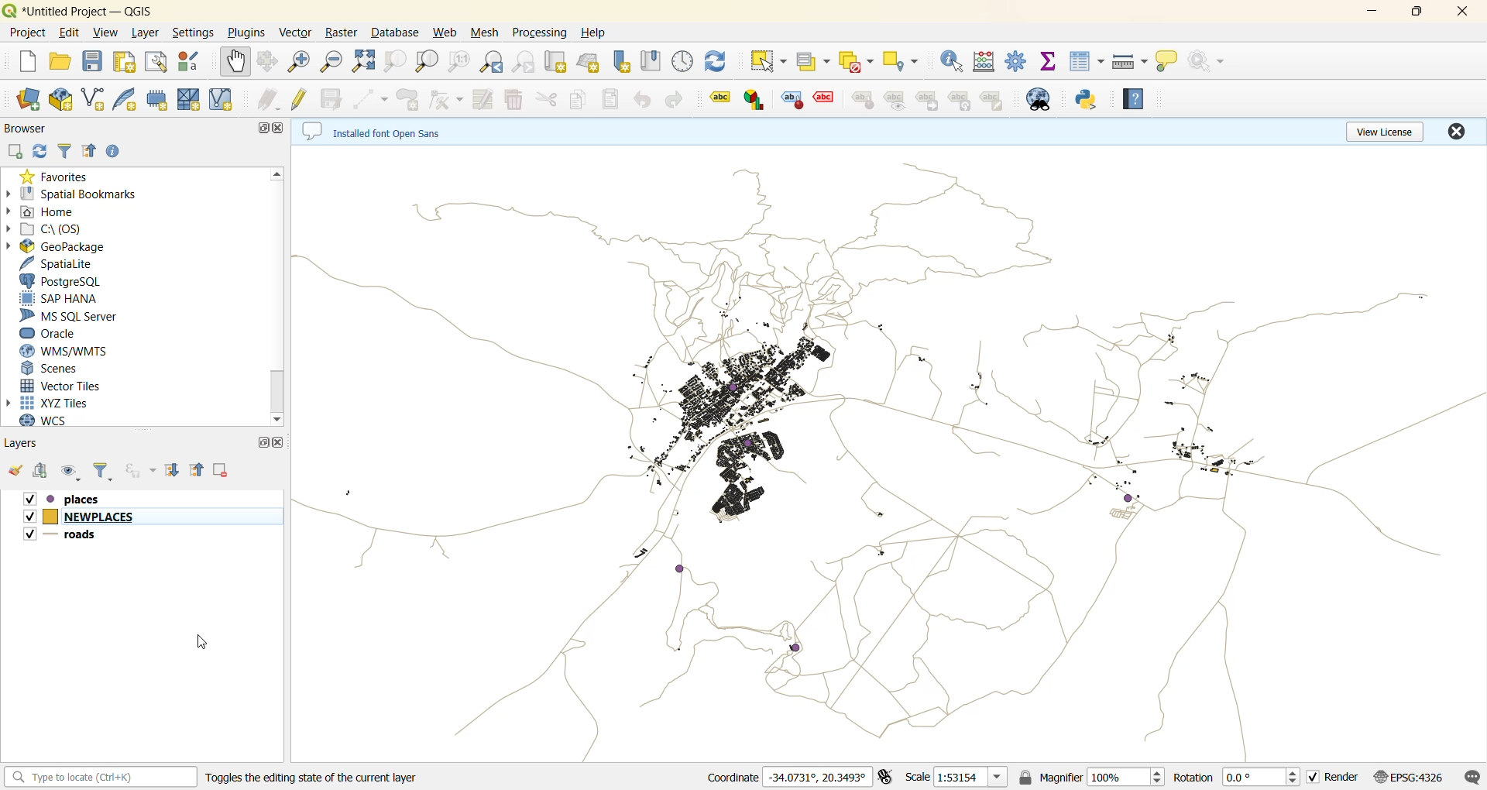 This screenshot has width=1487, height=790. Describe the element at coordinates (76, 498) in the screenshot. I see `places` at that location.